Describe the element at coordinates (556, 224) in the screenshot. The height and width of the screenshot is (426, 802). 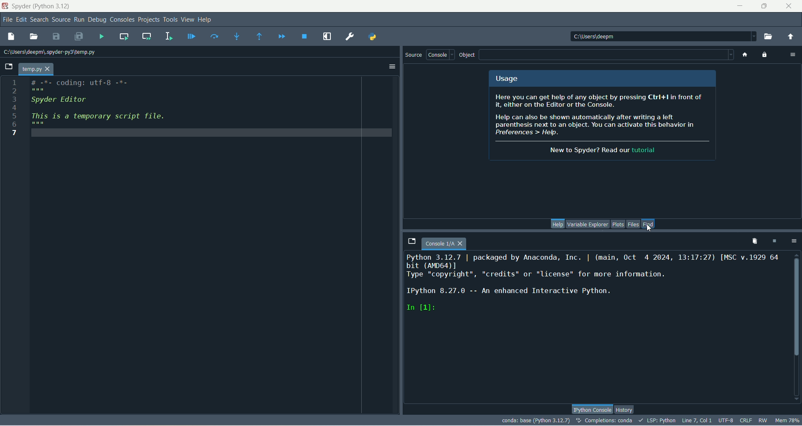
I see `help` at that location.